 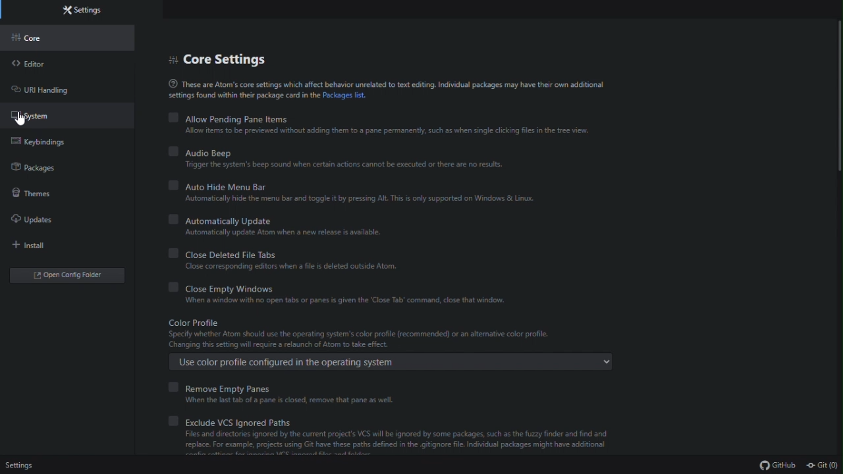 What do you see at coordinates (387, 333) in the screenshot?
I see `Color Profile
Specify whether Atom should use the operating system's color profile (recommended) or an altemative color profile
Changing this setting will require a relaunch of Atom to take effect.` at bounding box center [387, 333].